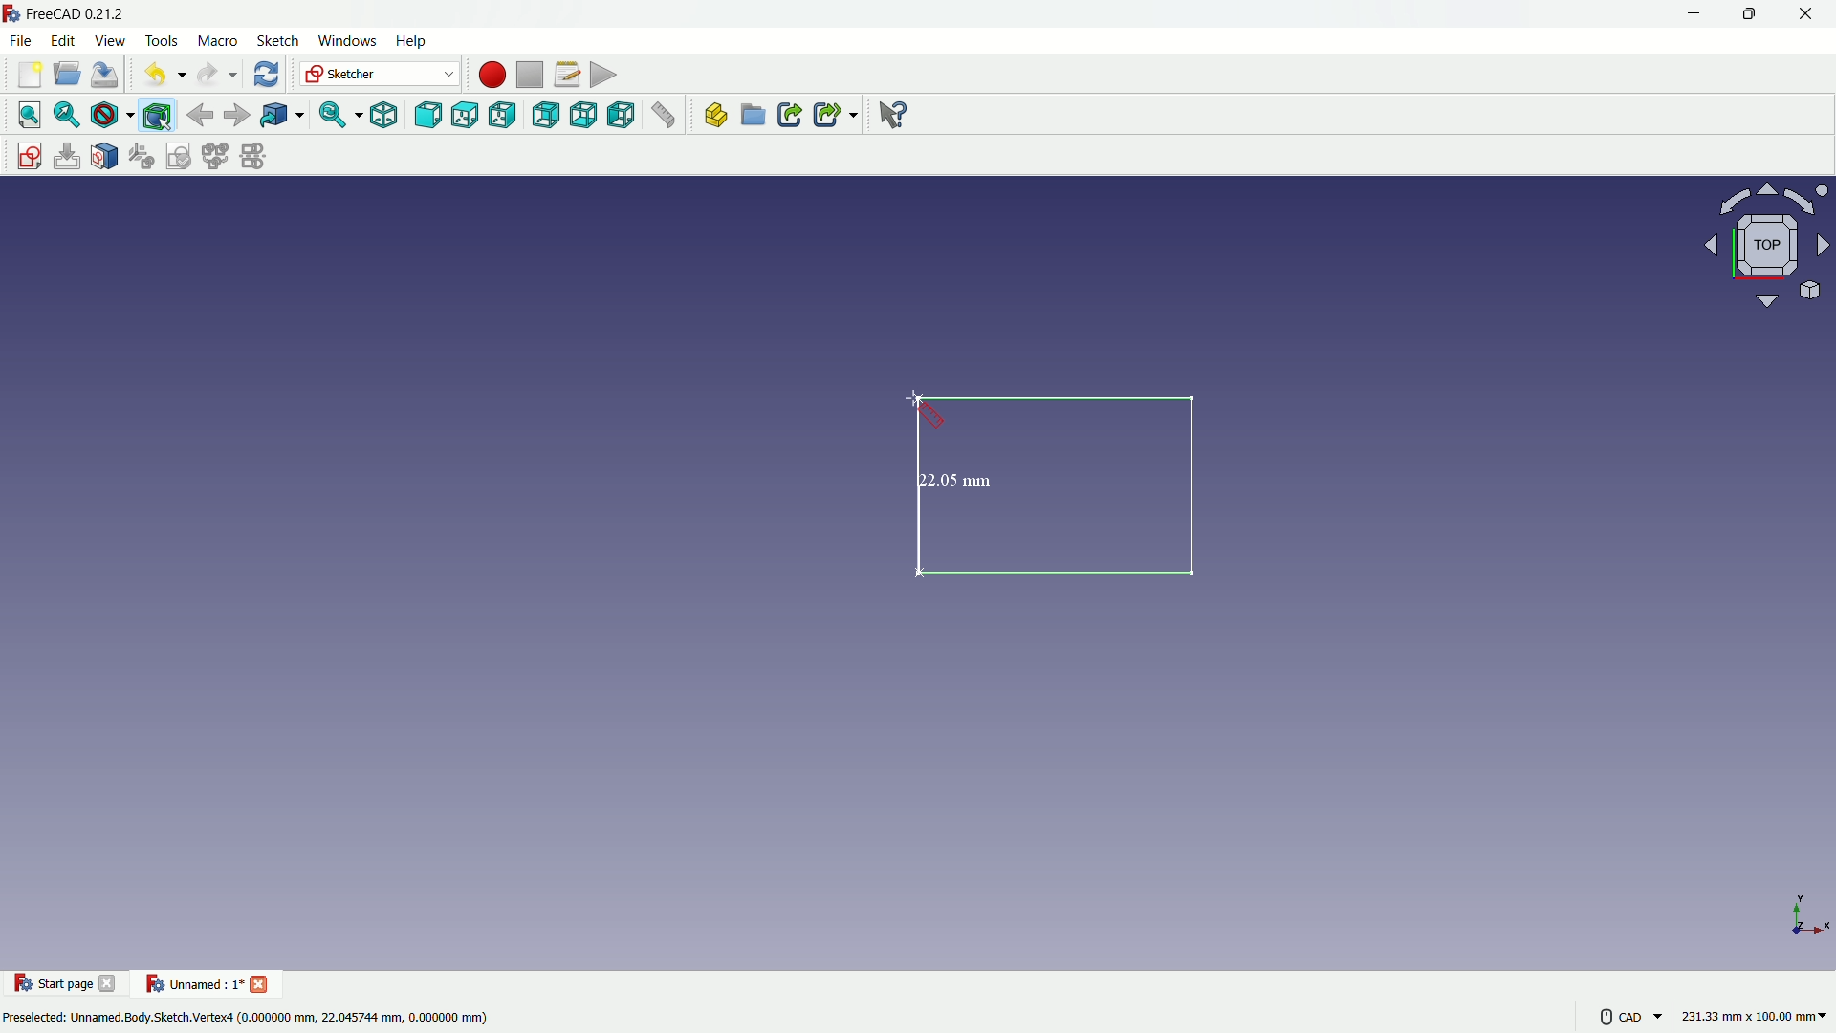  Describe the element at coordinates (413, 42) in the screenshot. I see `help menu` at that location.